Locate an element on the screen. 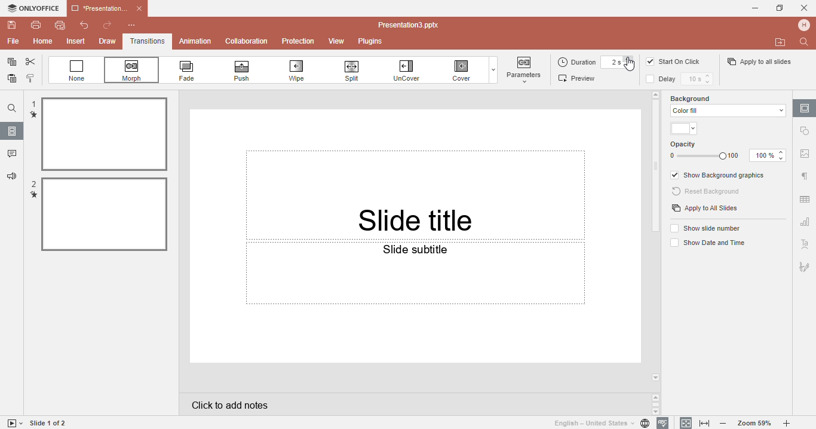  Spill is located at coordinates (357, 69).